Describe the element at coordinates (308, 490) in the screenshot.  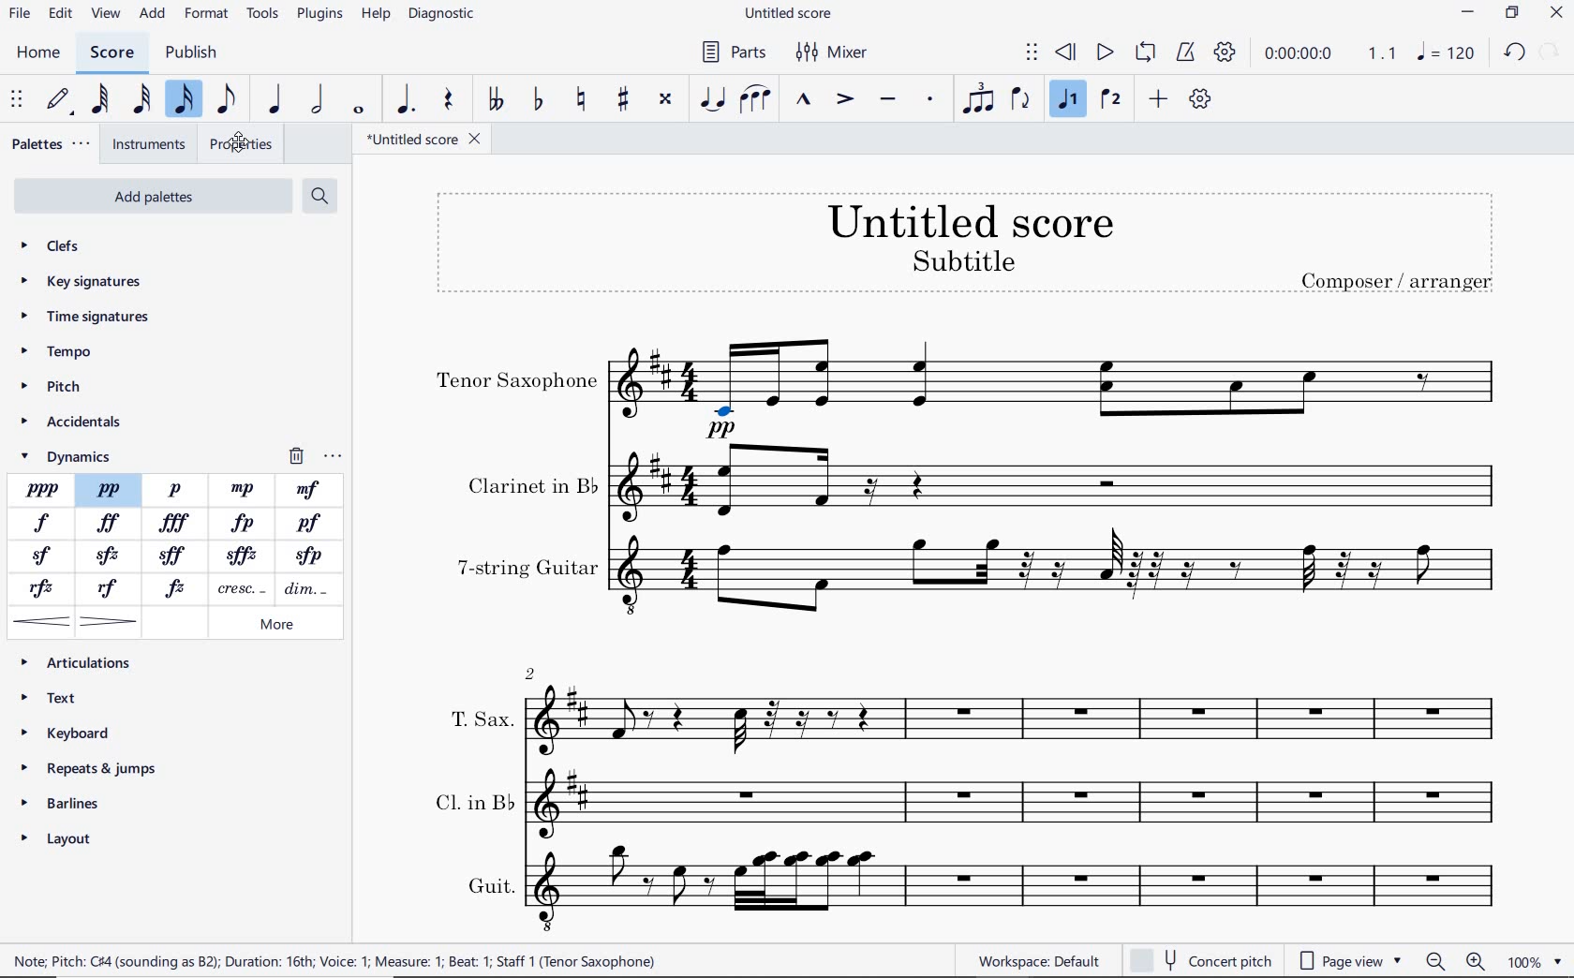
I see `MF (MEZZO-FORTE)` at that location.